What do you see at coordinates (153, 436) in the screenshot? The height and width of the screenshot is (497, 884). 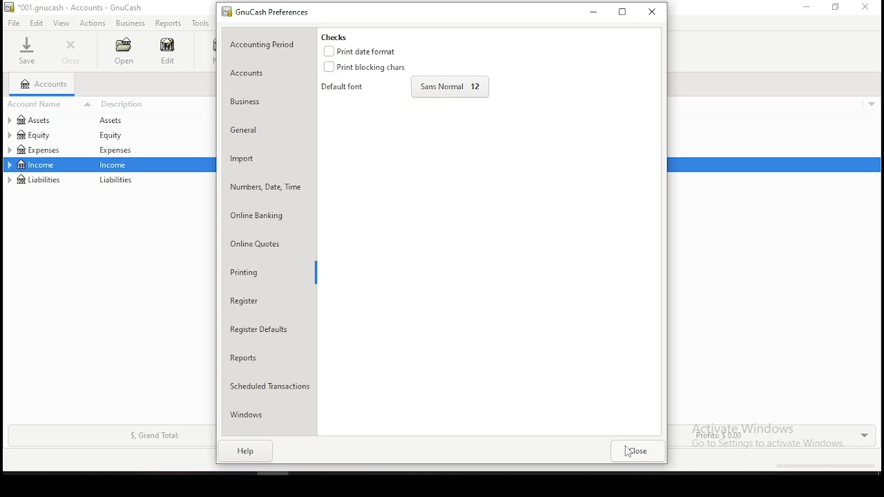 I see `S, Grand Total` at bounding box center [153, 436].